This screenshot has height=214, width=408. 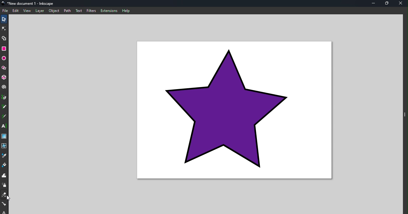 What do you see at coordinates (4, 28) in the screenshot?
I see `node tool` at bounding box center [4, 28].